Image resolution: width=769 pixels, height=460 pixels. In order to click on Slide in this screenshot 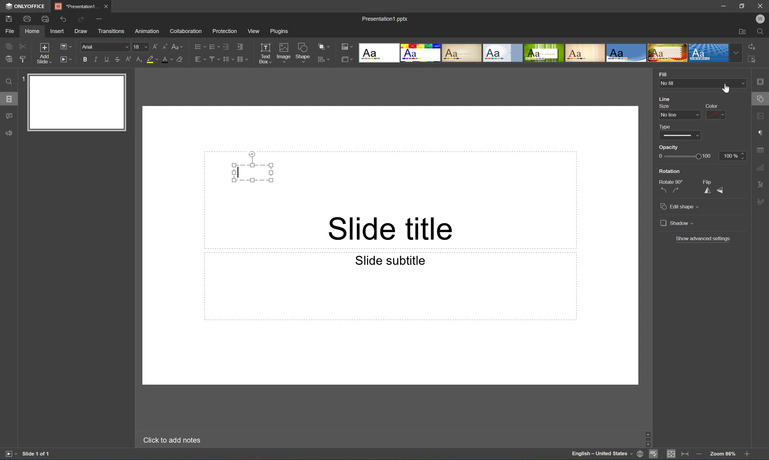, I will do `click(78, 103)`.